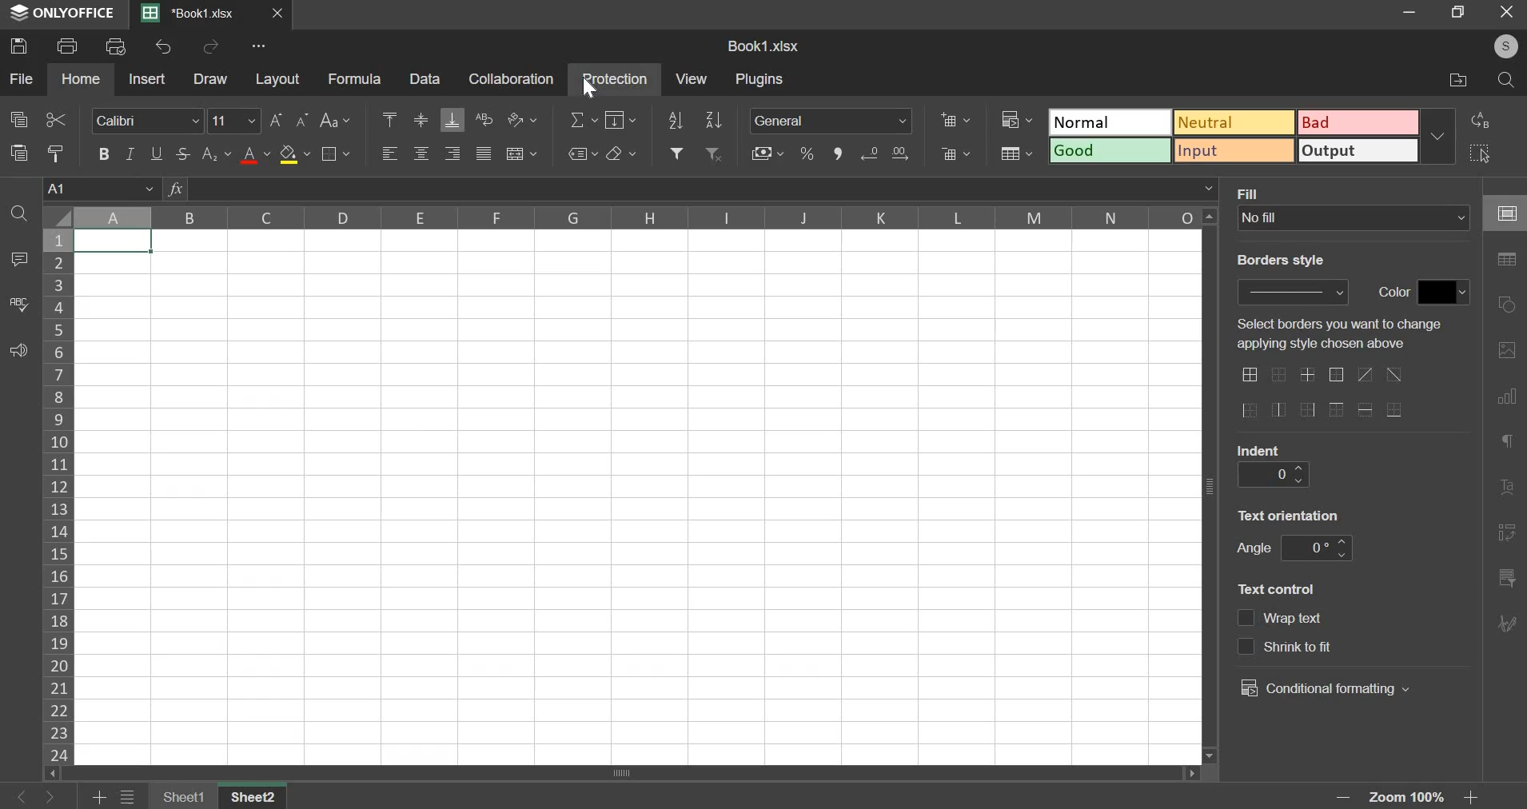 The width and height of the screenshot is (1527, 809). Describe the element at coordinates (1258, 449) in the screenshot. I see `indent` at that location.